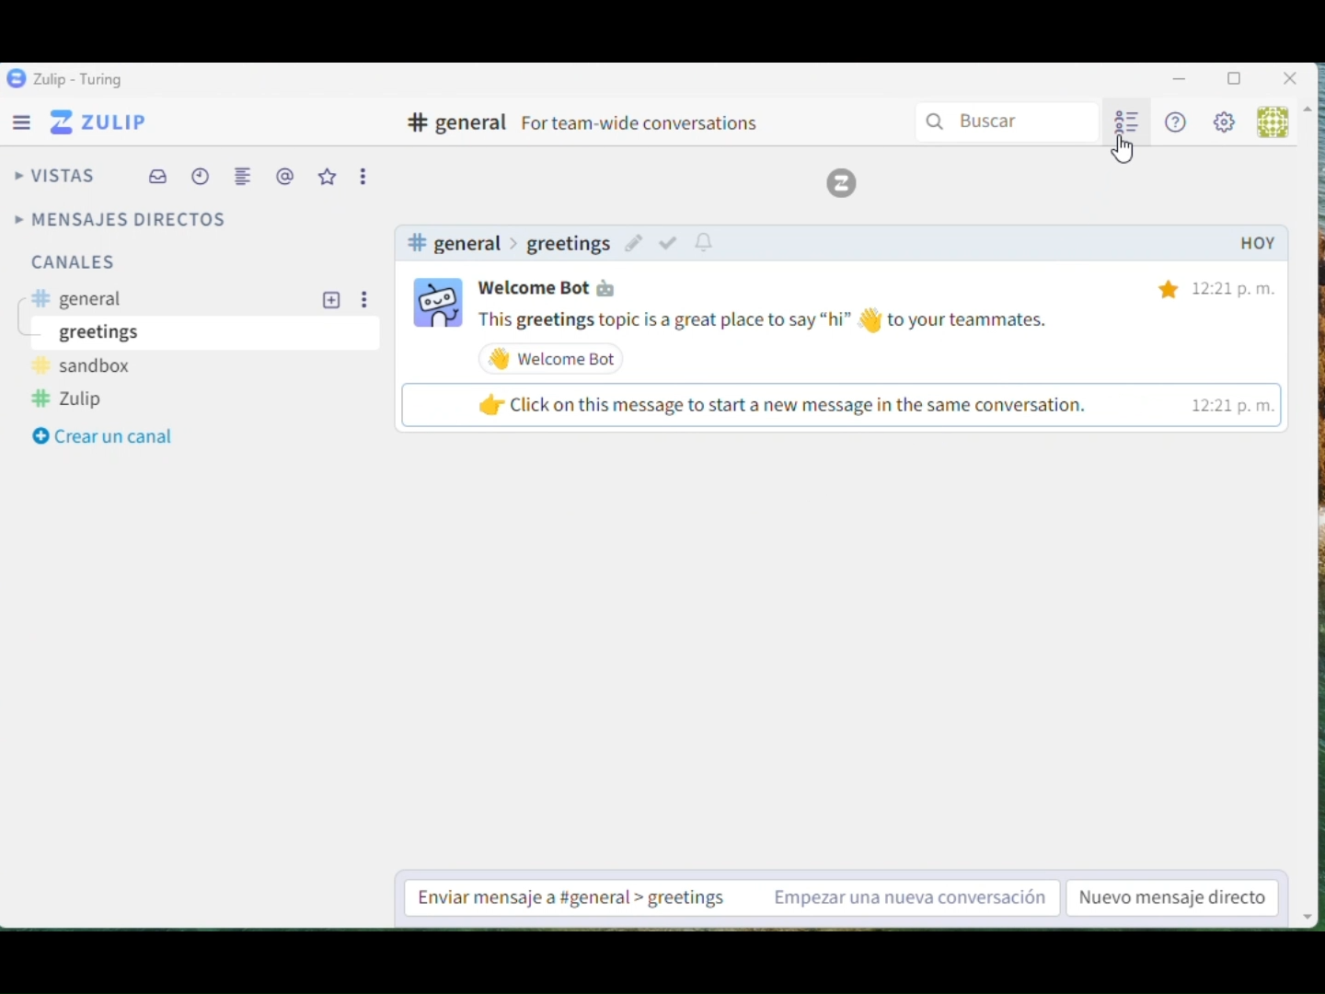  I want to click on sandbox, so click(88, 365).